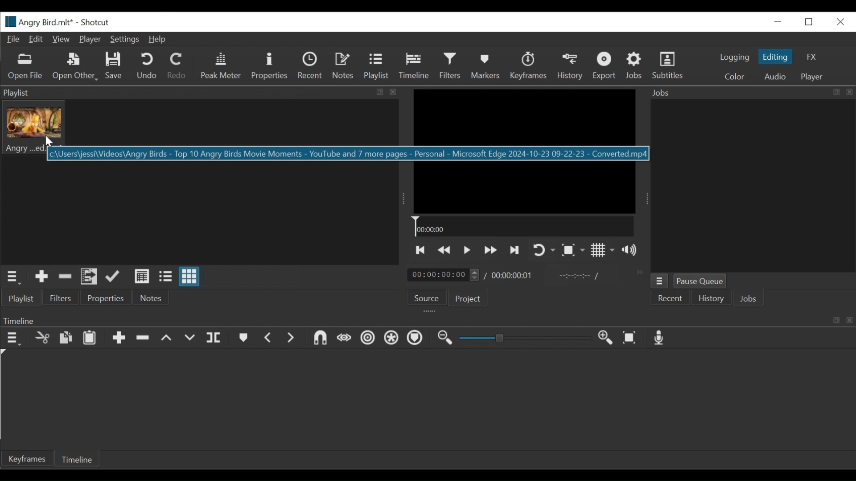  Describe the element at coordinates (420, 249) in the screenshot. I see `Skip to the previous point` at that location.